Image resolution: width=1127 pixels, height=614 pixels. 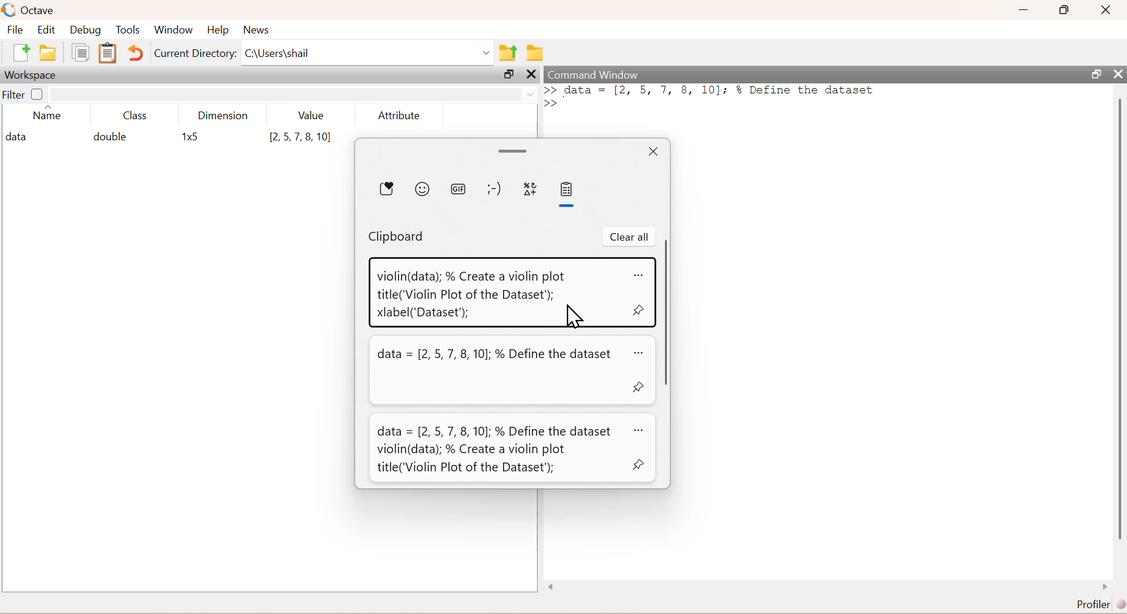 What do you see at coordinates (640, 275) in the screenshot?
I see `options` at bounding box center [640, 275].